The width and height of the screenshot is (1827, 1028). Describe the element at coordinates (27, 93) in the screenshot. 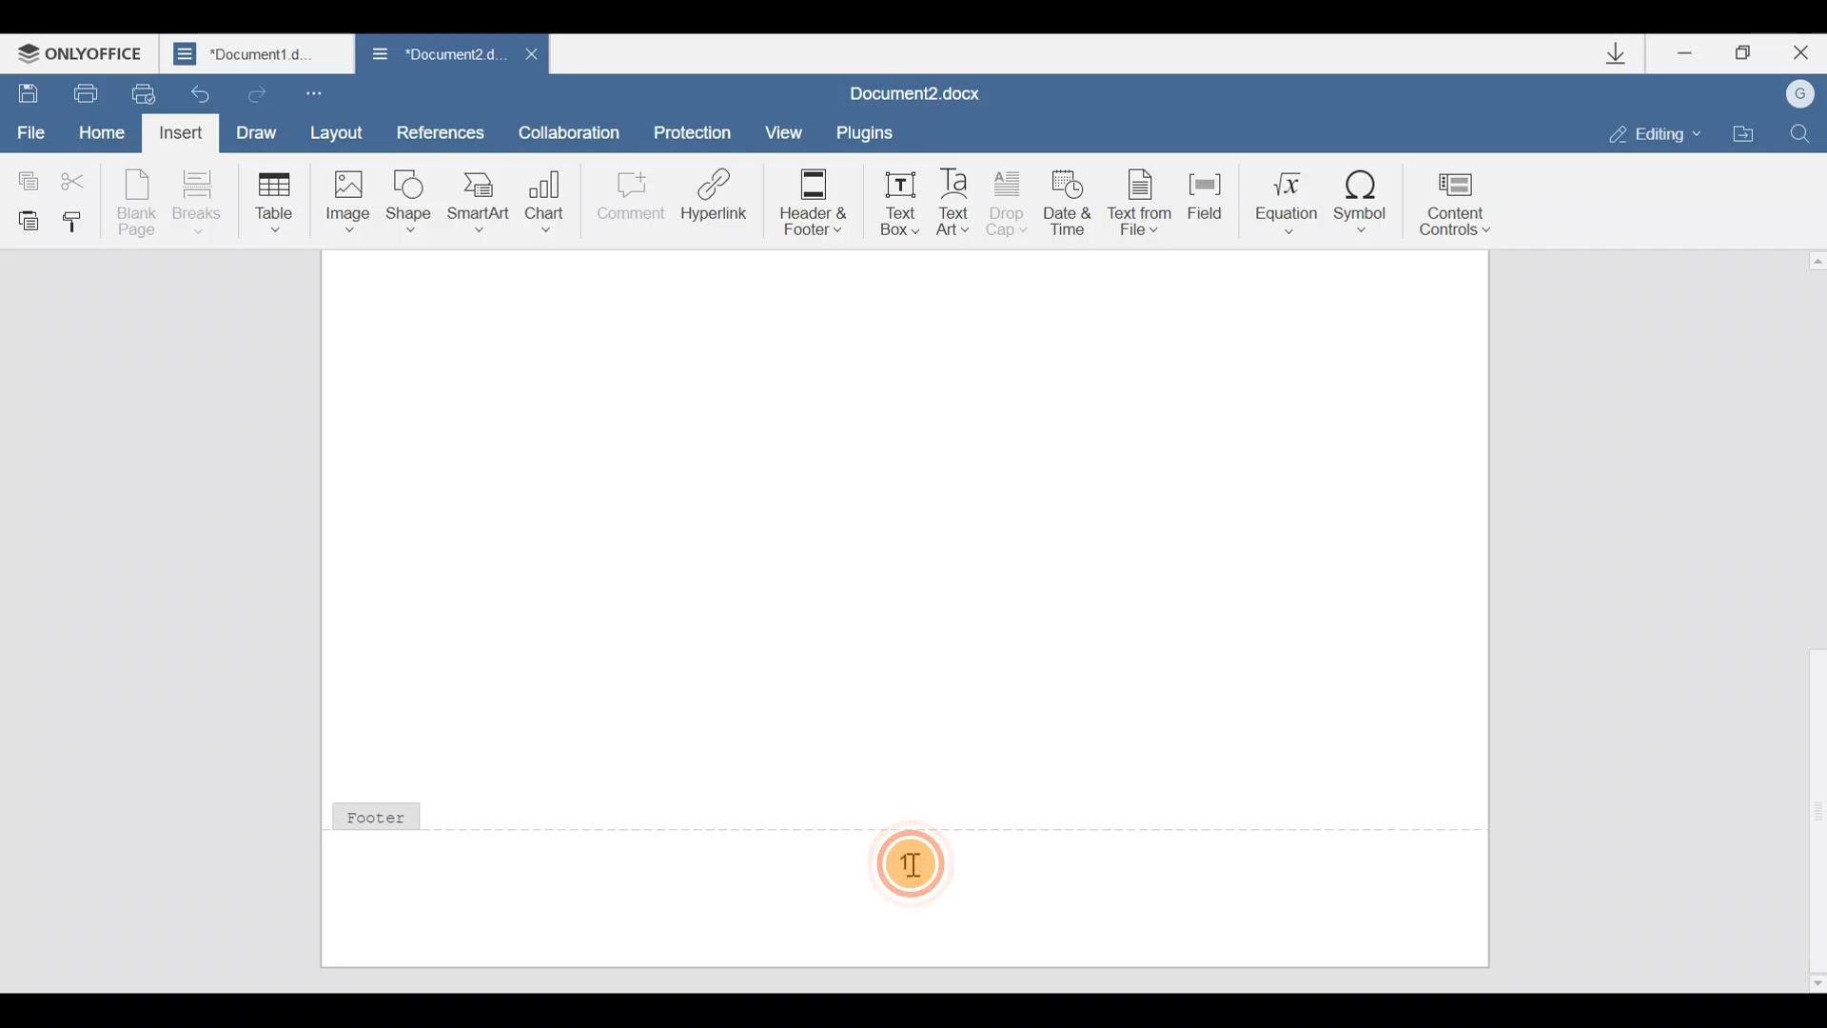

I see `Save` at that location.